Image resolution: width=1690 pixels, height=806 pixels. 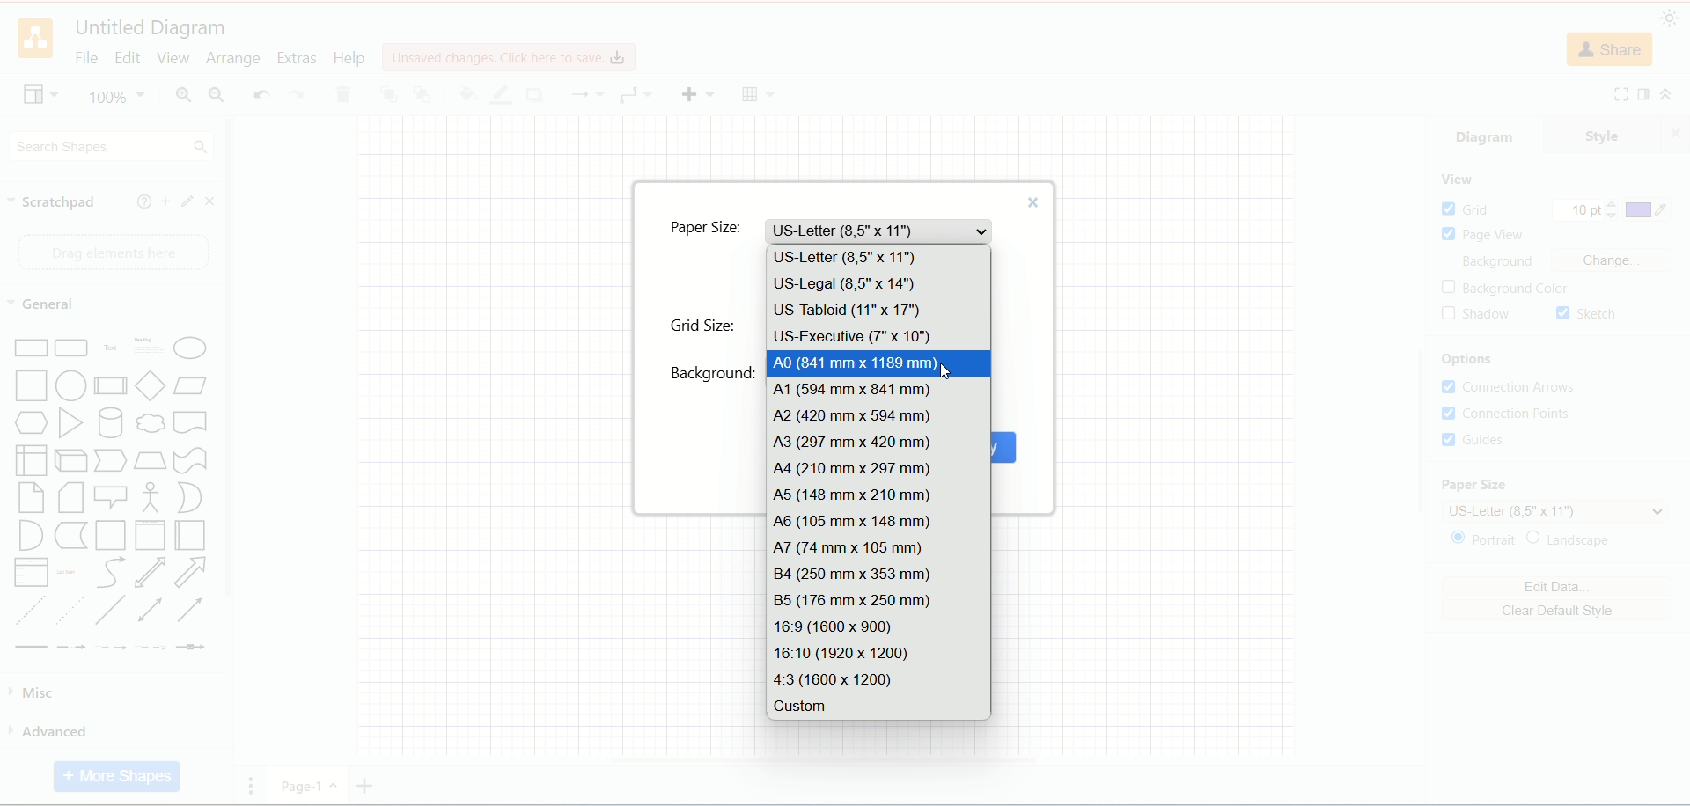 What do you see at coordinates (1556, 612) in the screenshot?
I see `clear default style` at bounding box center [1556, 612].